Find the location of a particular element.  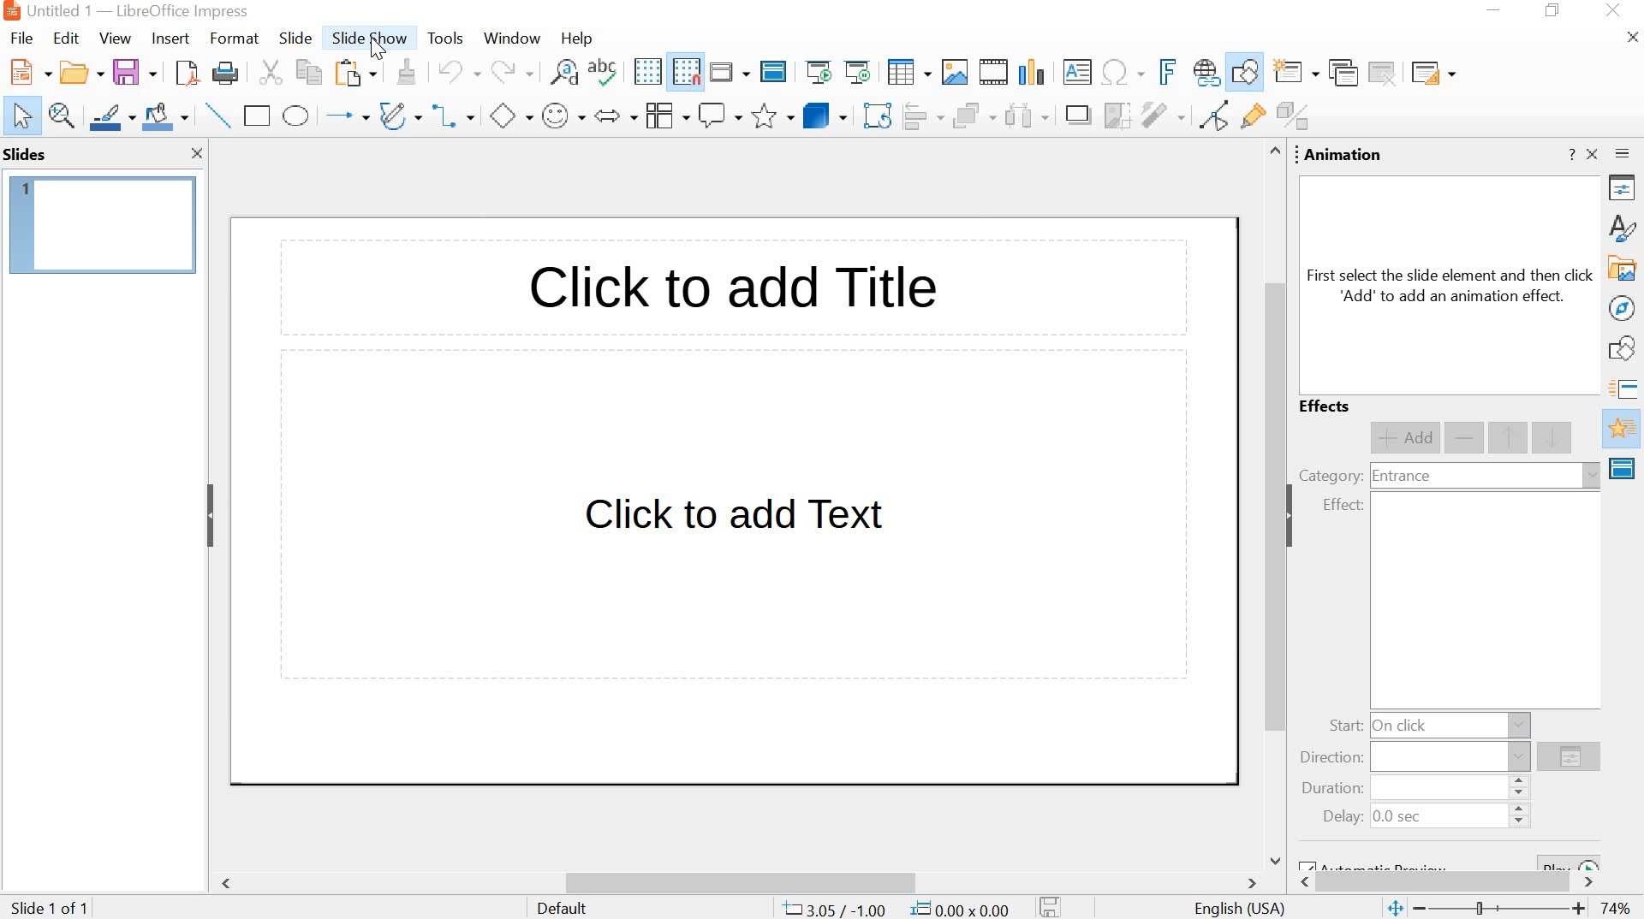

display grid is located at coordinates (646, 72).